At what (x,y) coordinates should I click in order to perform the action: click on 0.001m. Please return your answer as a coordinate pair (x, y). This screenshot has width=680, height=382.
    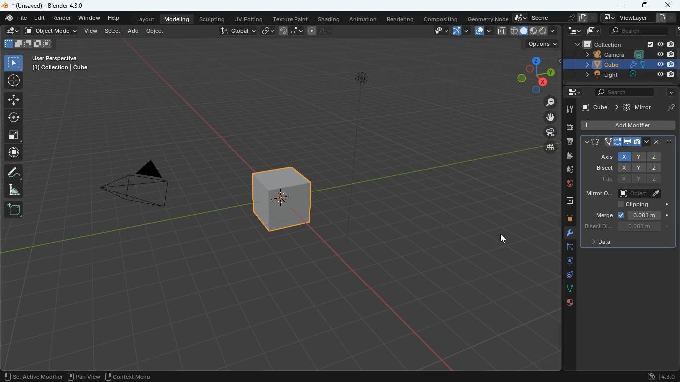
    Looking at the image, I should click on (645, 226).